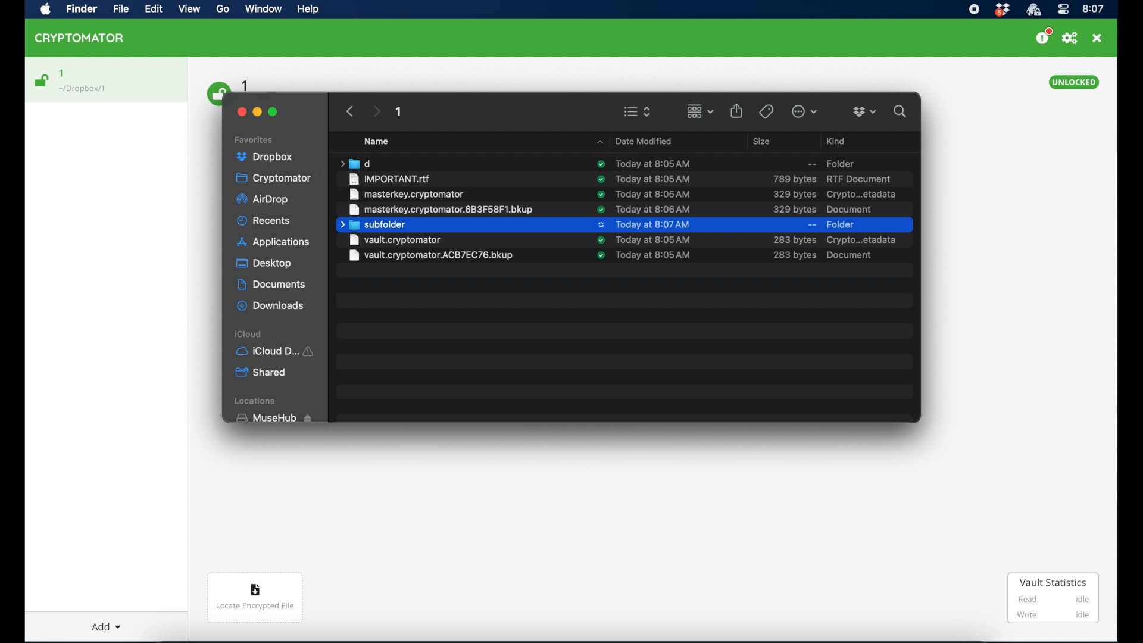  What do you see at coordinates (262, 373) in the screenshot?
I see `shared` at bounding box center [262, 373].